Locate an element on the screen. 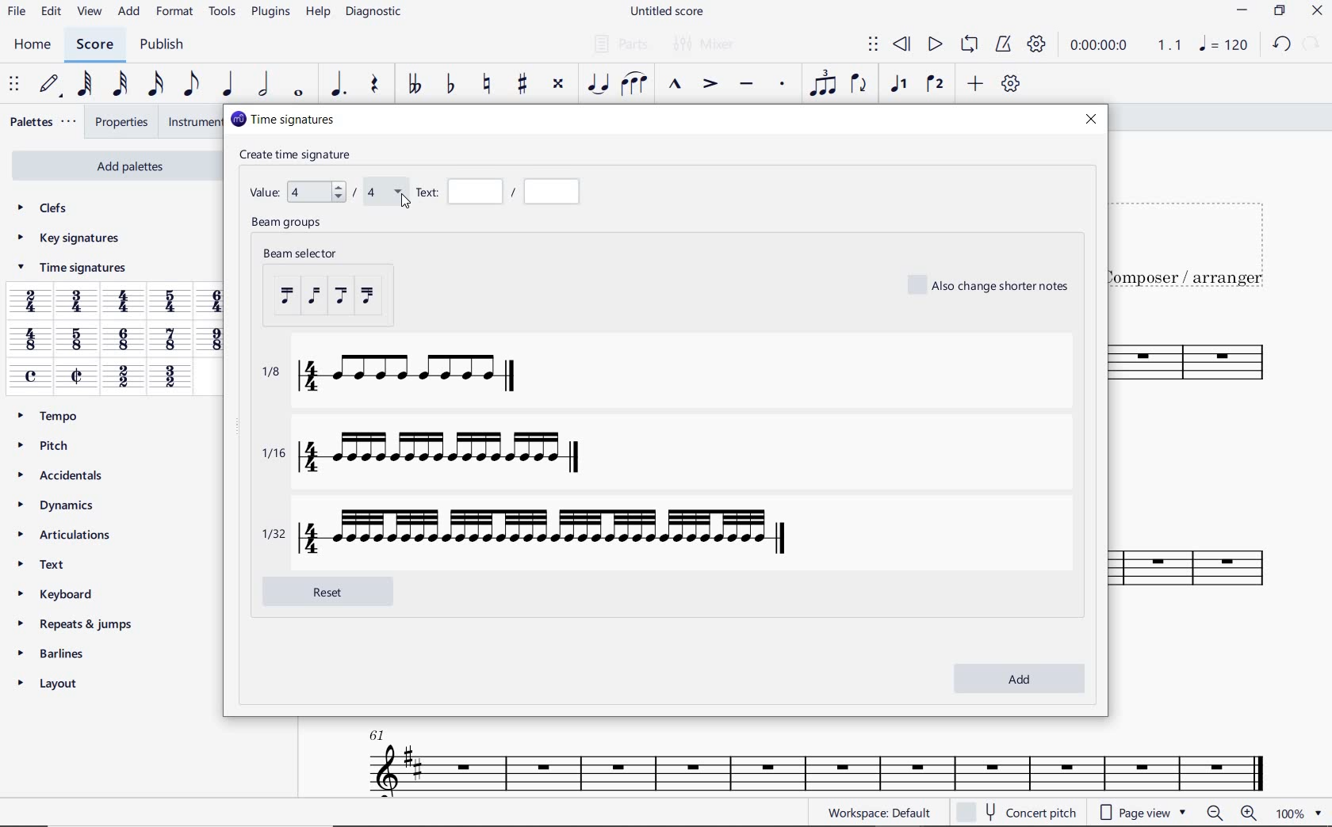 The image size is (1332, 827). SELECET TO MOVE is located at coordinates (17, 86).